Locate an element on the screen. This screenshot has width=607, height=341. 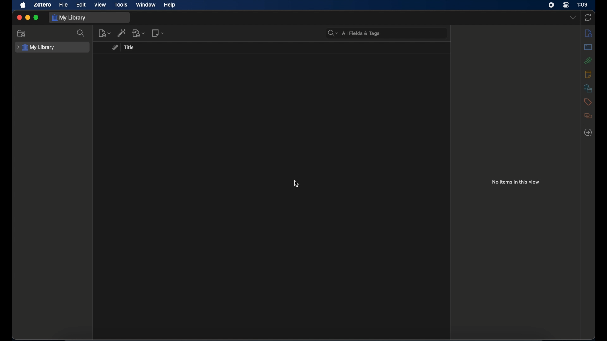
file is located at coordinates (64, 5).